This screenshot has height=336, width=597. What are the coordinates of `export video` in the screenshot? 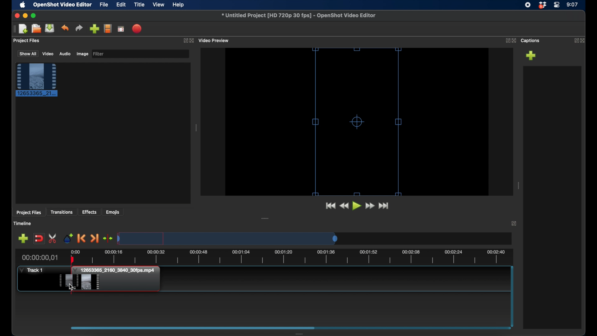 It's located at (136, 29).